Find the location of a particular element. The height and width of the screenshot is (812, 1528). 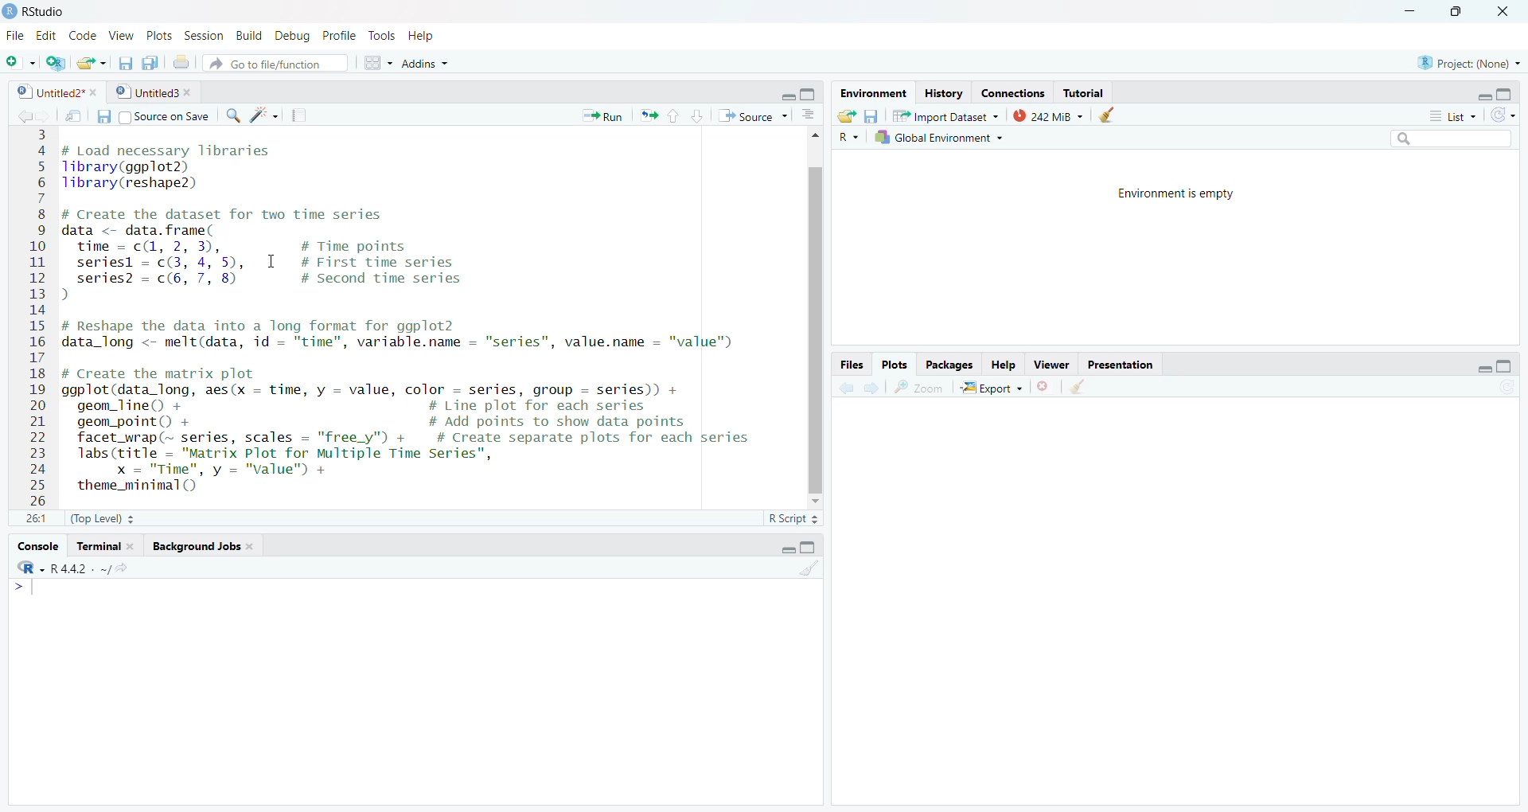

Files is located at coordinates (852, 365).